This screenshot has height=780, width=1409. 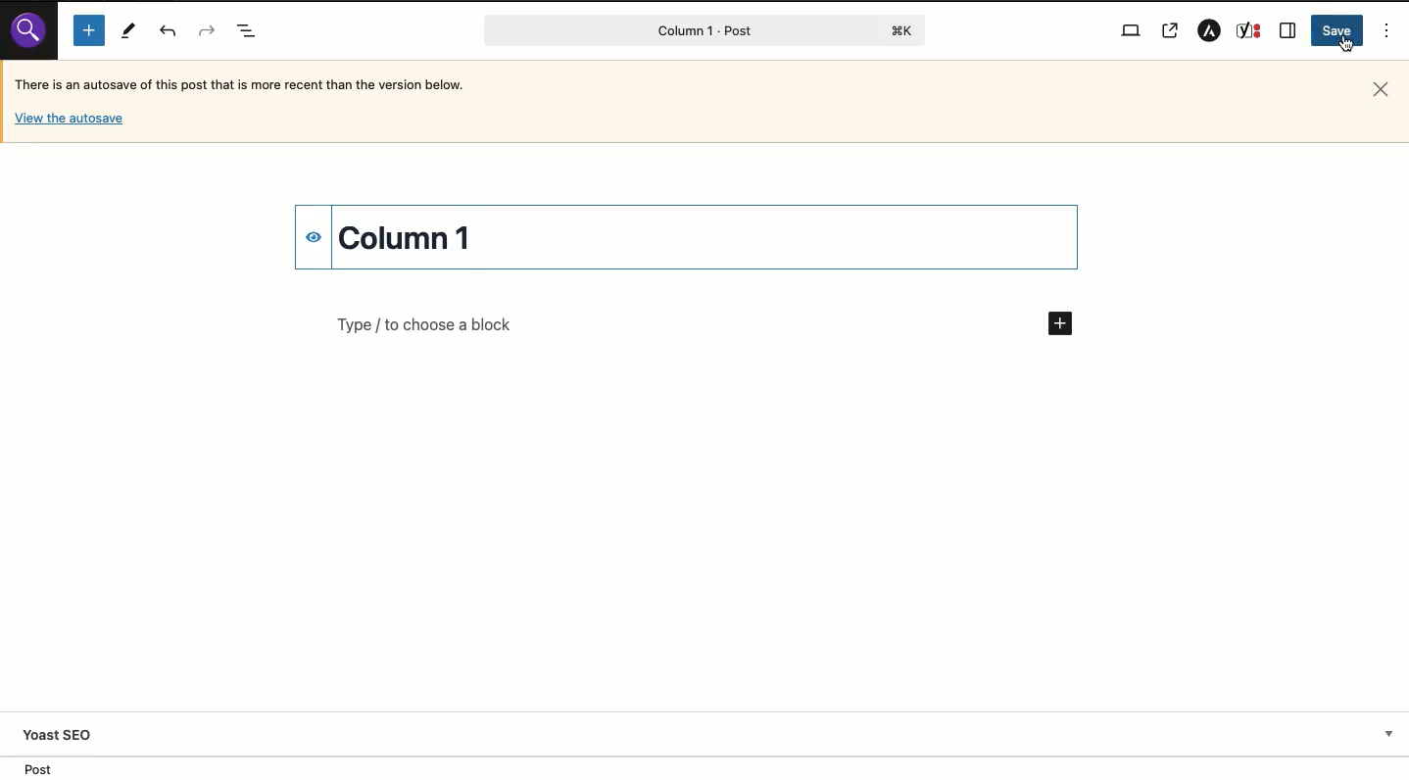 What do you see at coordinates (1378, 90) in the screenshot?
I see `Close` at bounding box center [1378, 90].